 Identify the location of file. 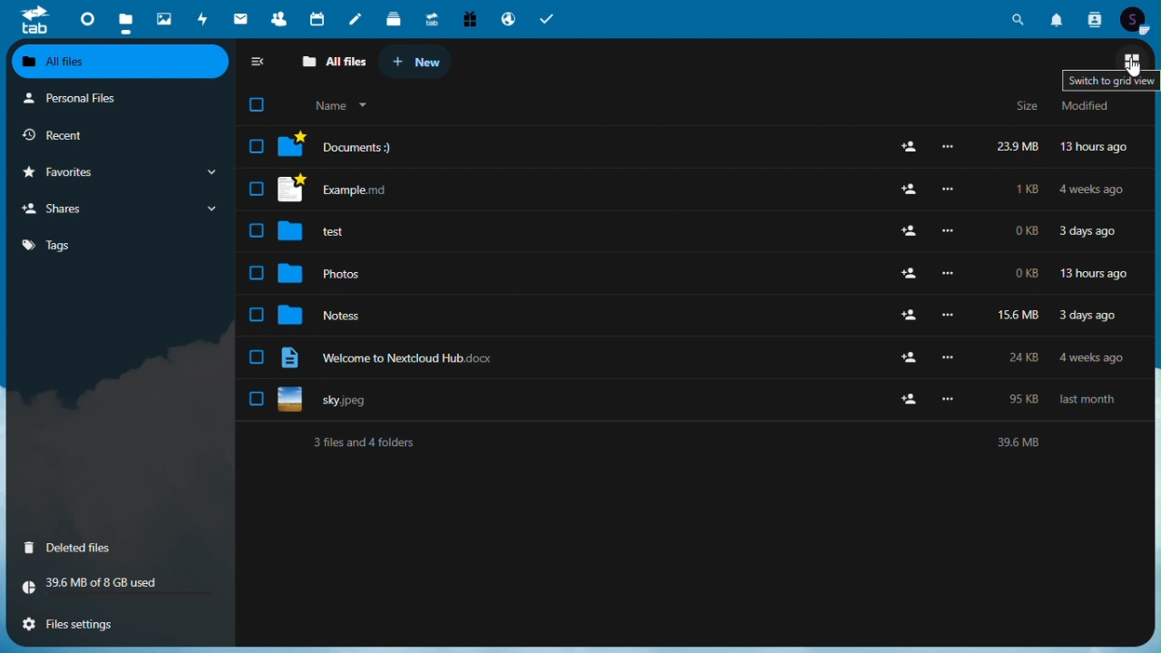
(293, 189).